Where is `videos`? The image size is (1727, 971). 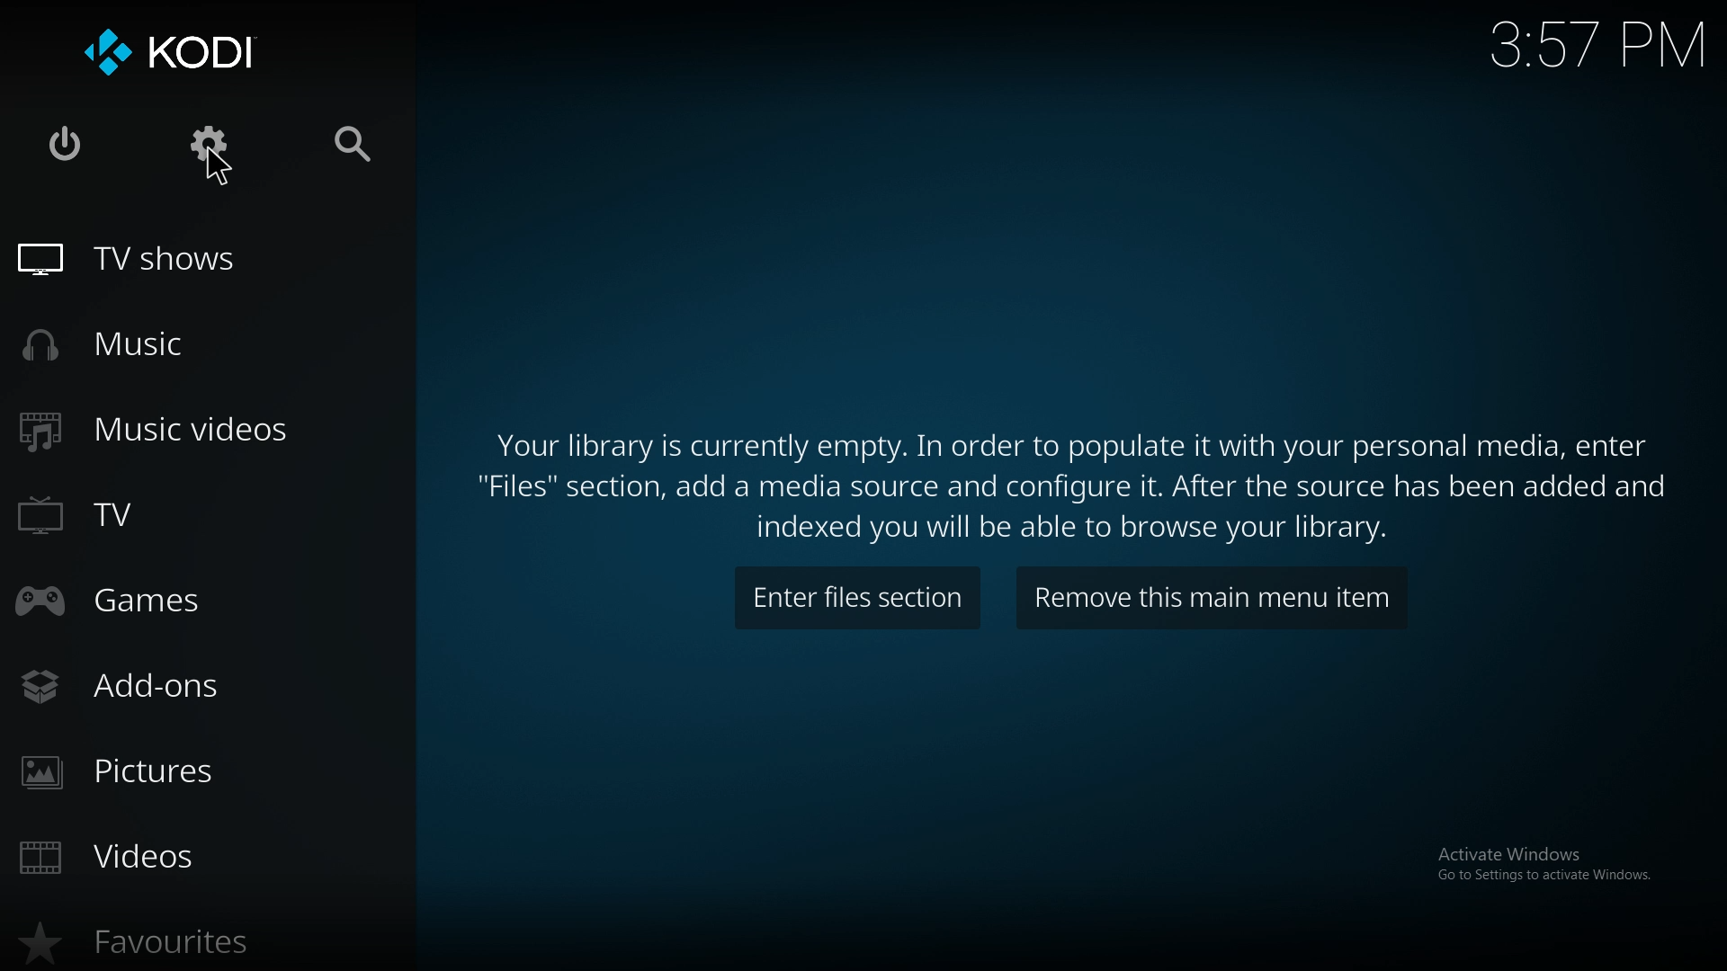
videos is located at coordinates (182, 858).